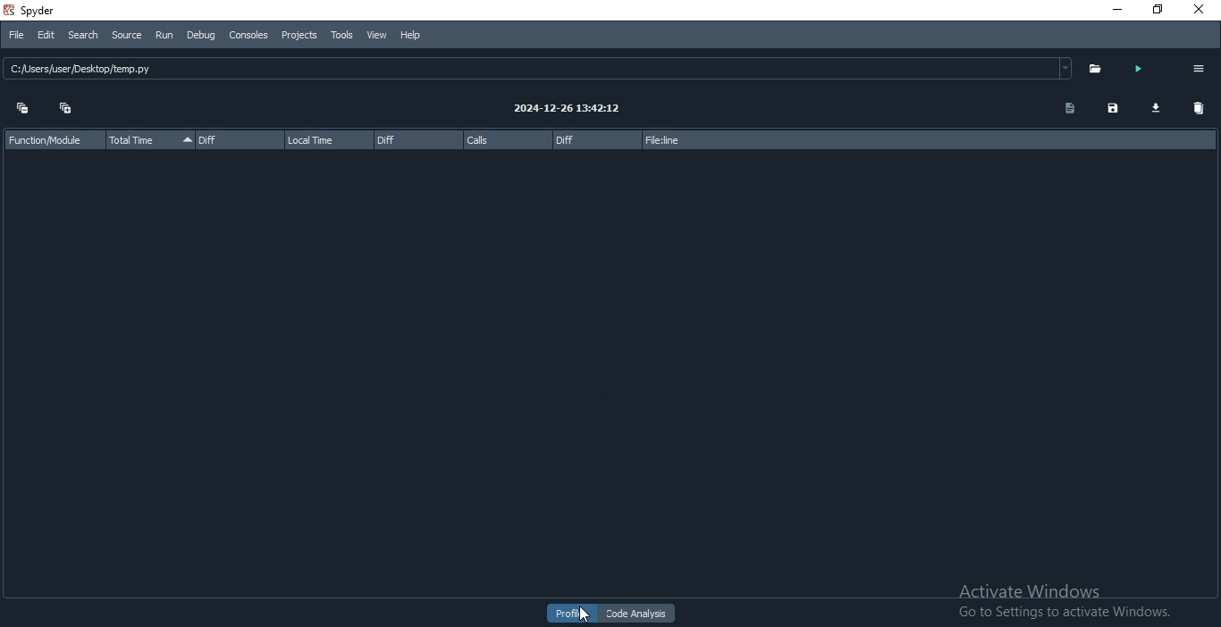 Image resolution: width=1221 pixels, height=627 pixels. I want to click on Help, so click(416, 32).